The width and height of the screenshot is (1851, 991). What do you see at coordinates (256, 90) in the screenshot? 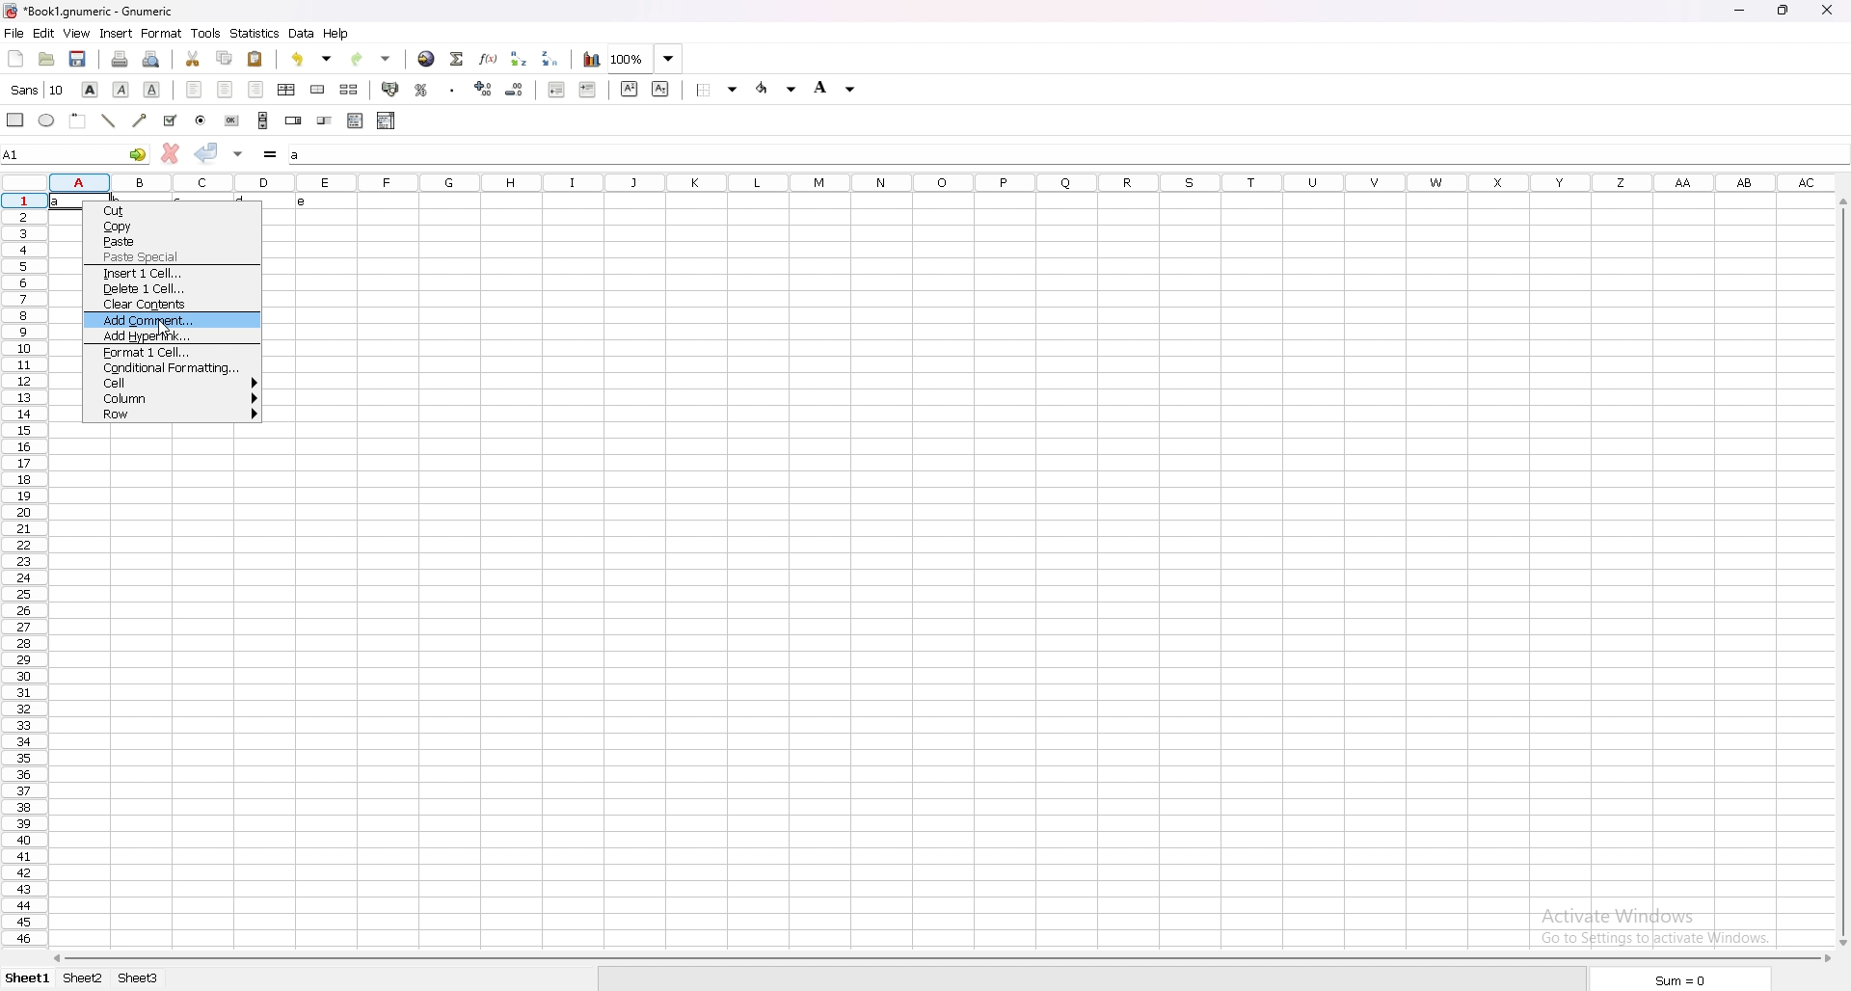
I see `right align` at bounding box center [256, 90].